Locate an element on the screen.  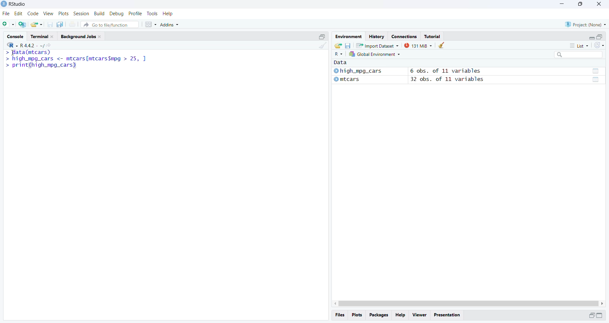
View is located at coordinates (49, 13).